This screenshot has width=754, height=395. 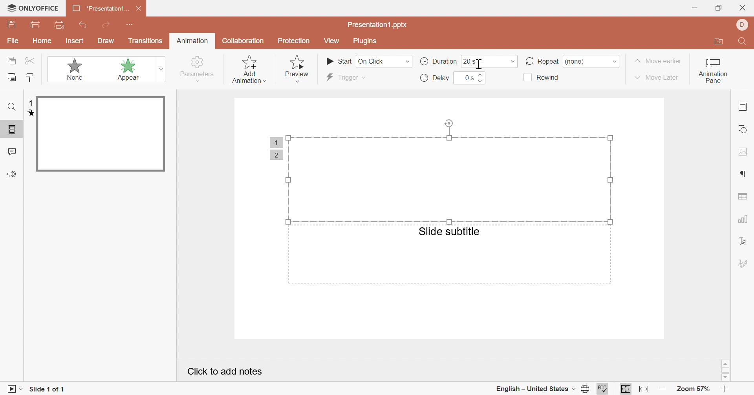 What do you see at coordinates (12, 390) in the screenshot?
I see `start slideshow` at bounding box center [12, 390].